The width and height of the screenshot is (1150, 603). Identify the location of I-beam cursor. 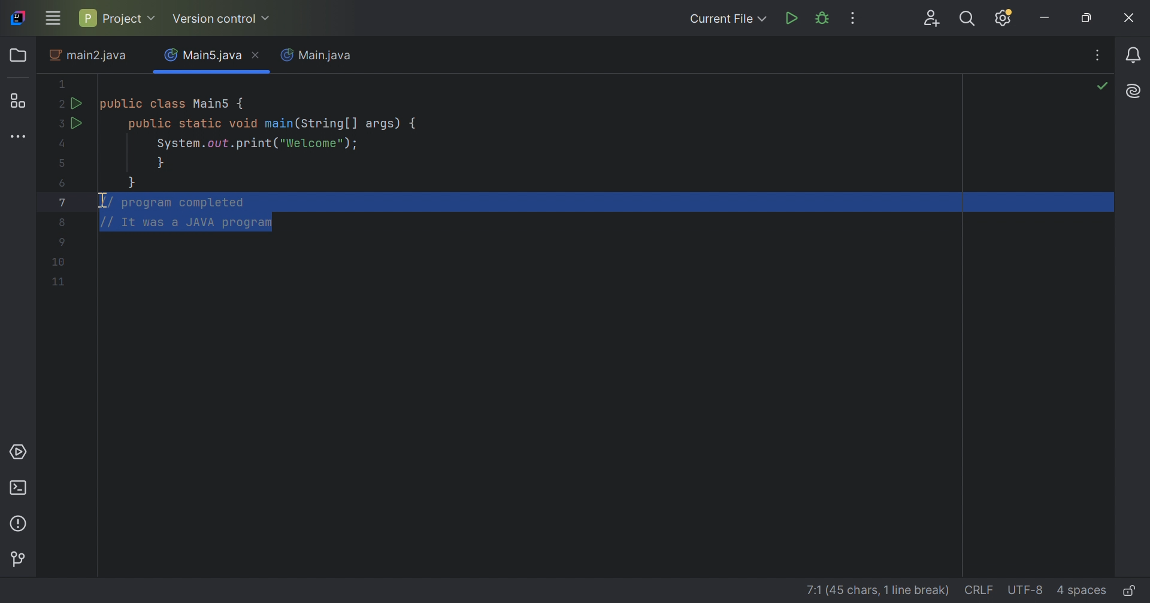
(99, 200).